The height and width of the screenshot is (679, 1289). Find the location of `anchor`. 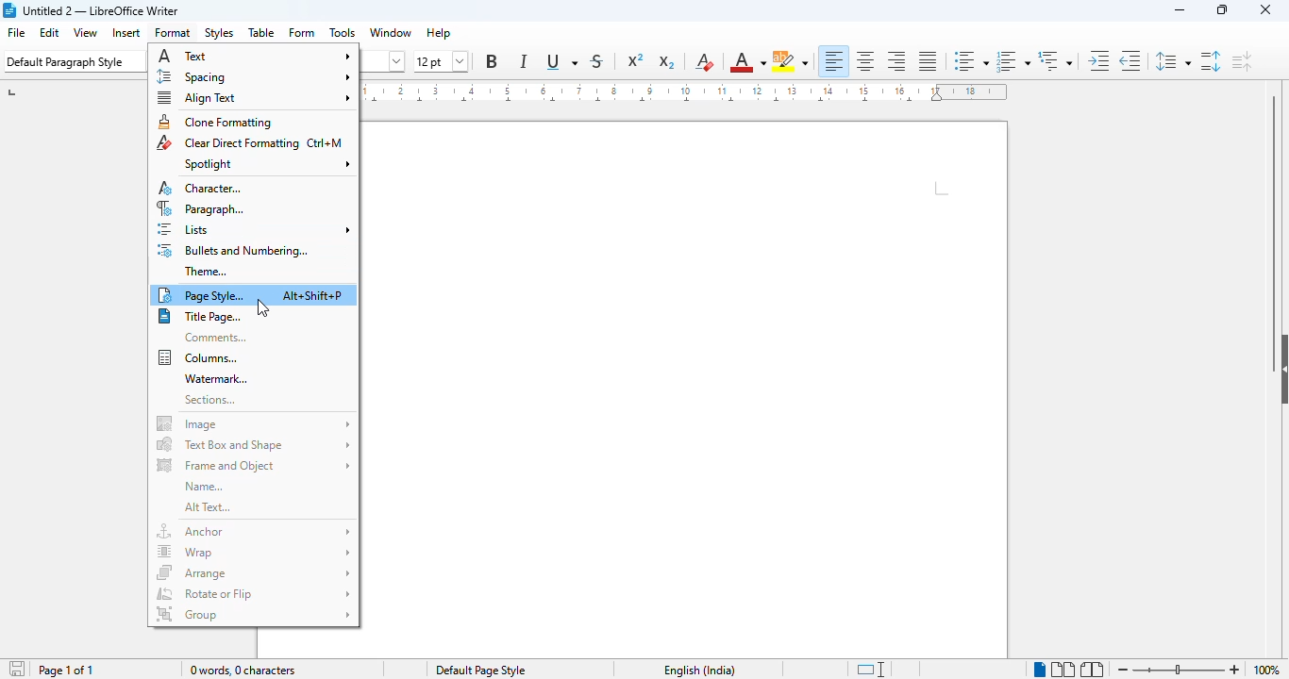

anchor is located at coordinates (254, 533).